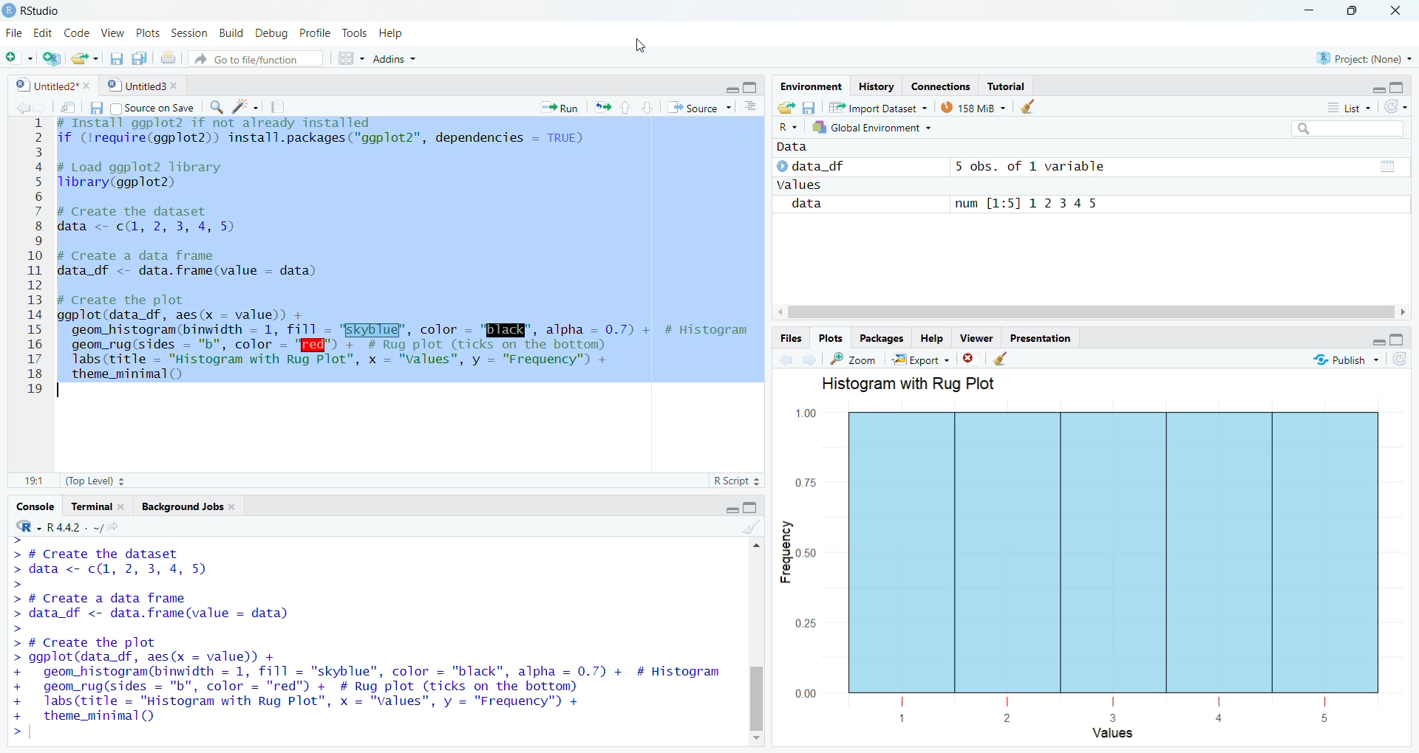 Image resolution: width=1419 pixels, height=753 pixels. Describe the element at coordinates (1086, 164) in the screenshot. I see `© data_df 5 obs. of 1 variable` at that location.